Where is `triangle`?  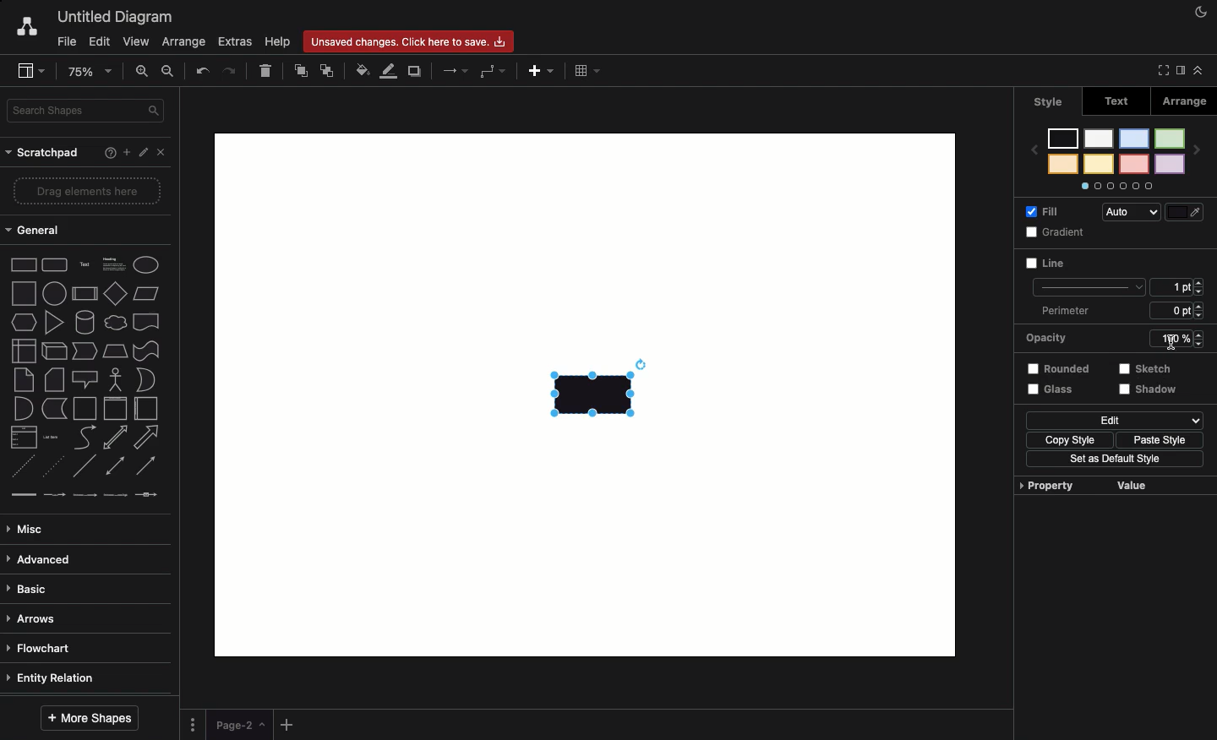 triangle is located at coordinates (53, 321).